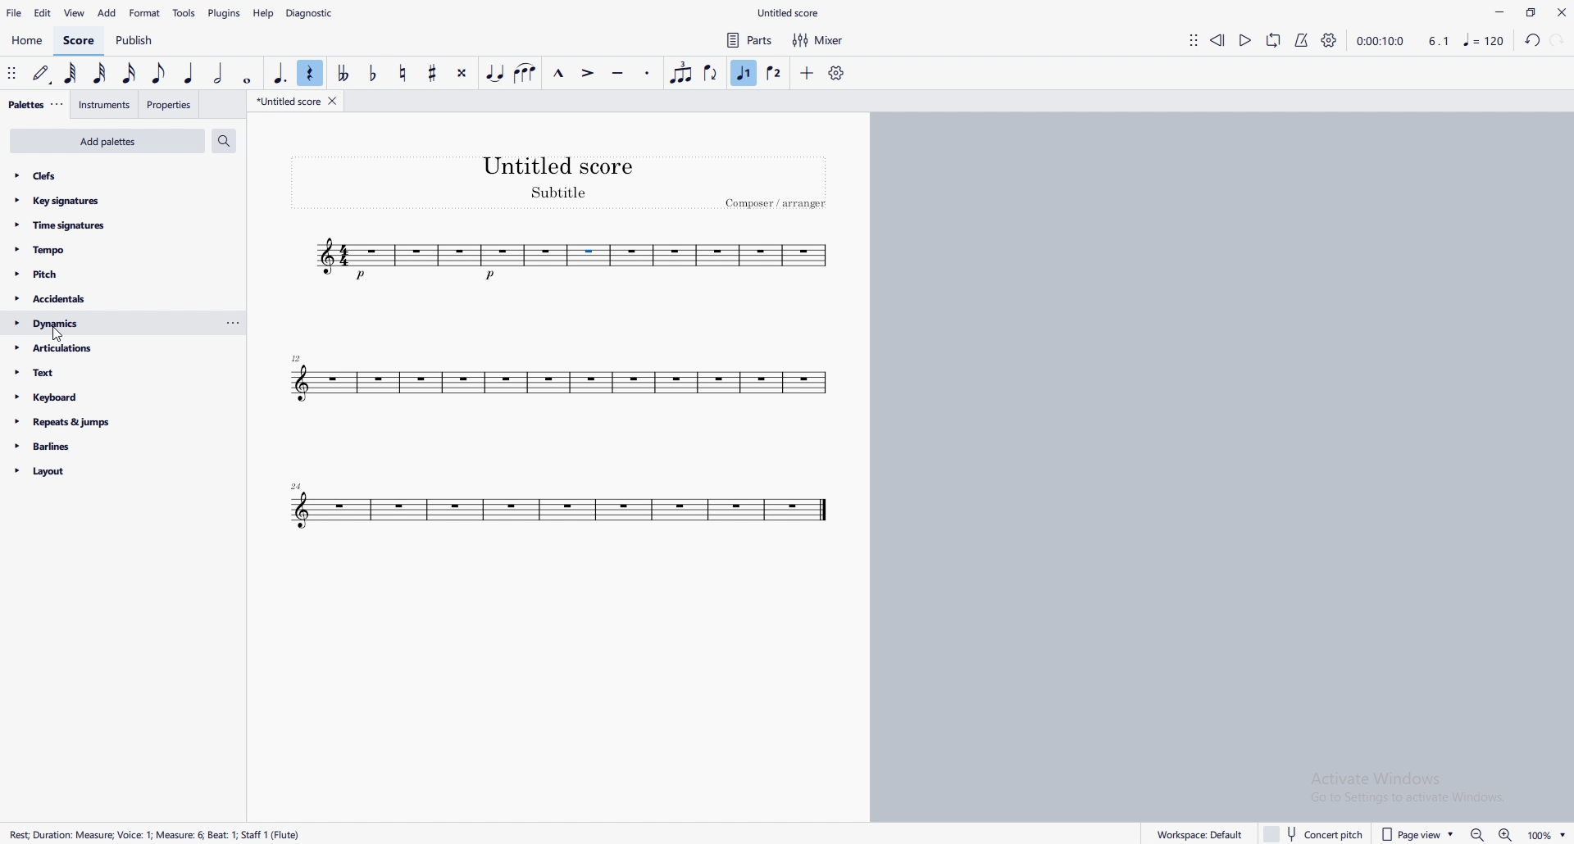  Describe the element at coordinates (571, 258) in the screenshot. I see `tune` at that location.